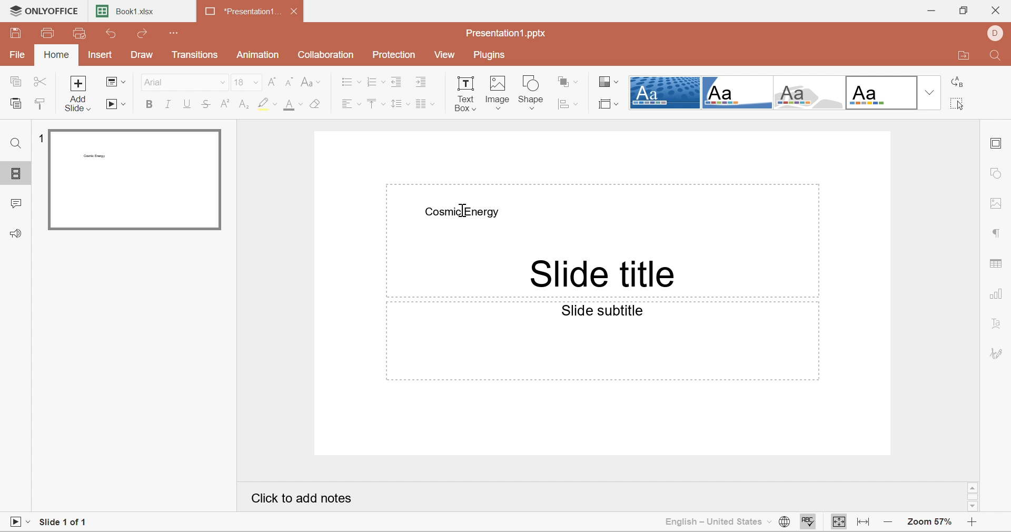 The height and width of the screenshot is (532, 1011). I want to click on *Presentation1, so click(244, 13).